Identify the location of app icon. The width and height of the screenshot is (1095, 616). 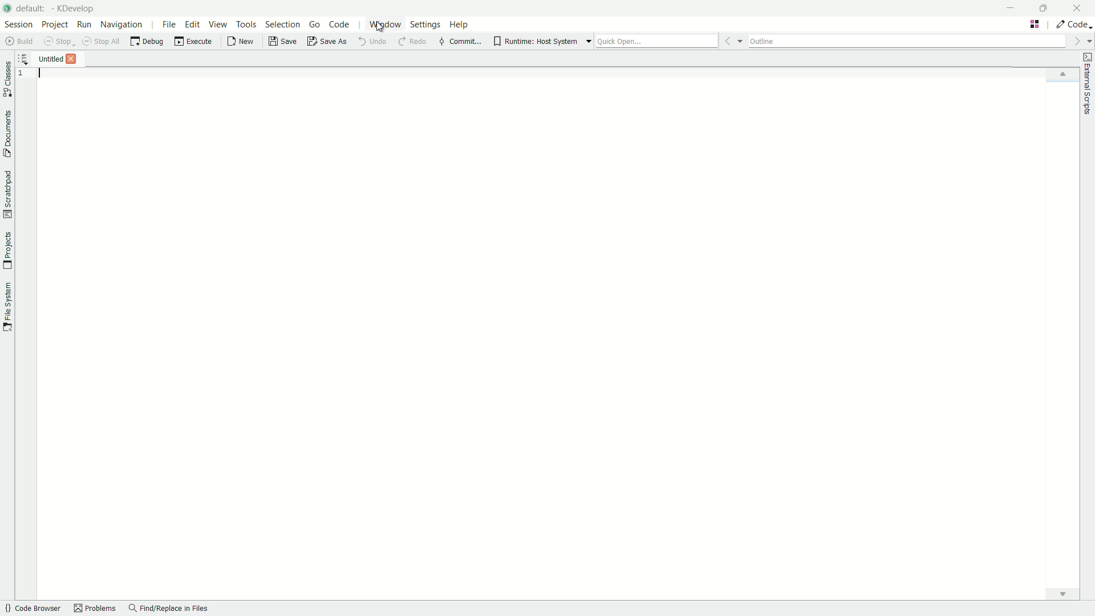
(7, 8).